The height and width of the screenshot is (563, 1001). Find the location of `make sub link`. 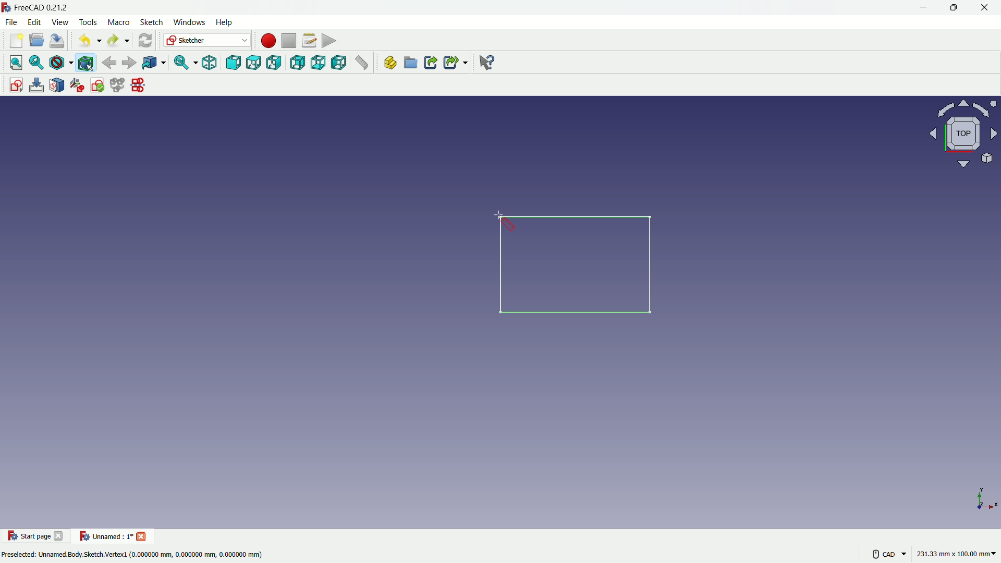

make sub link is located at coordinates (455, 63).